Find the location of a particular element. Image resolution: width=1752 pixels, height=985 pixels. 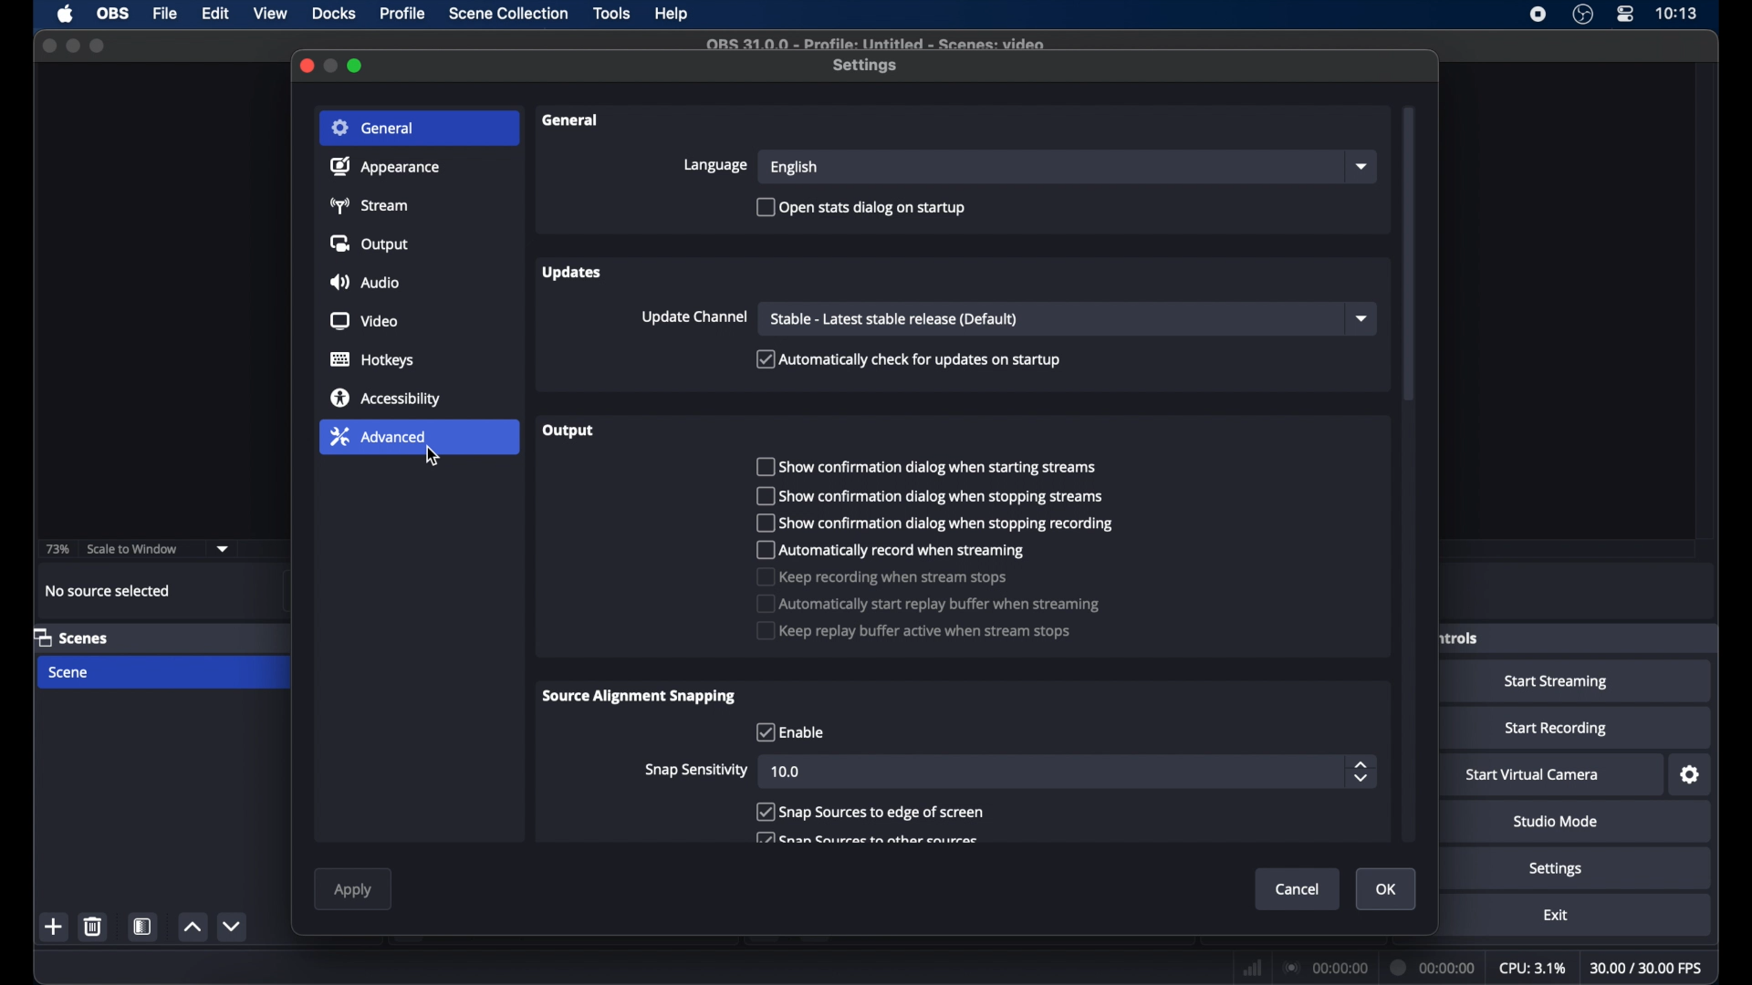

scene collection is located at coordinates (510, 14).